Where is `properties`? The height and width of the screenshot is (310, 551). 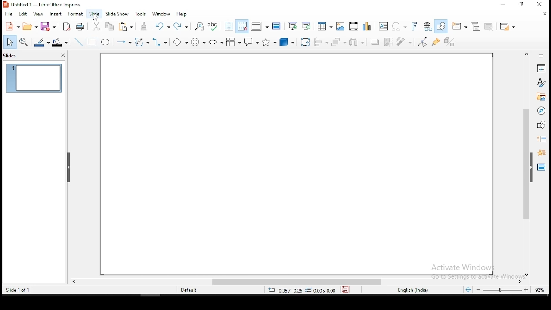
properties is located at coordinates (541, 68).